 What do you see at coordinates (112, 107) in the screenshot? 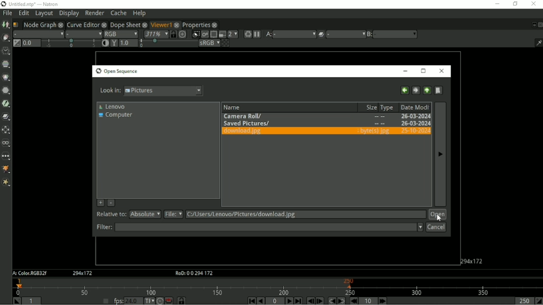
I see `Lenovo` at bounding box center [112, 107].